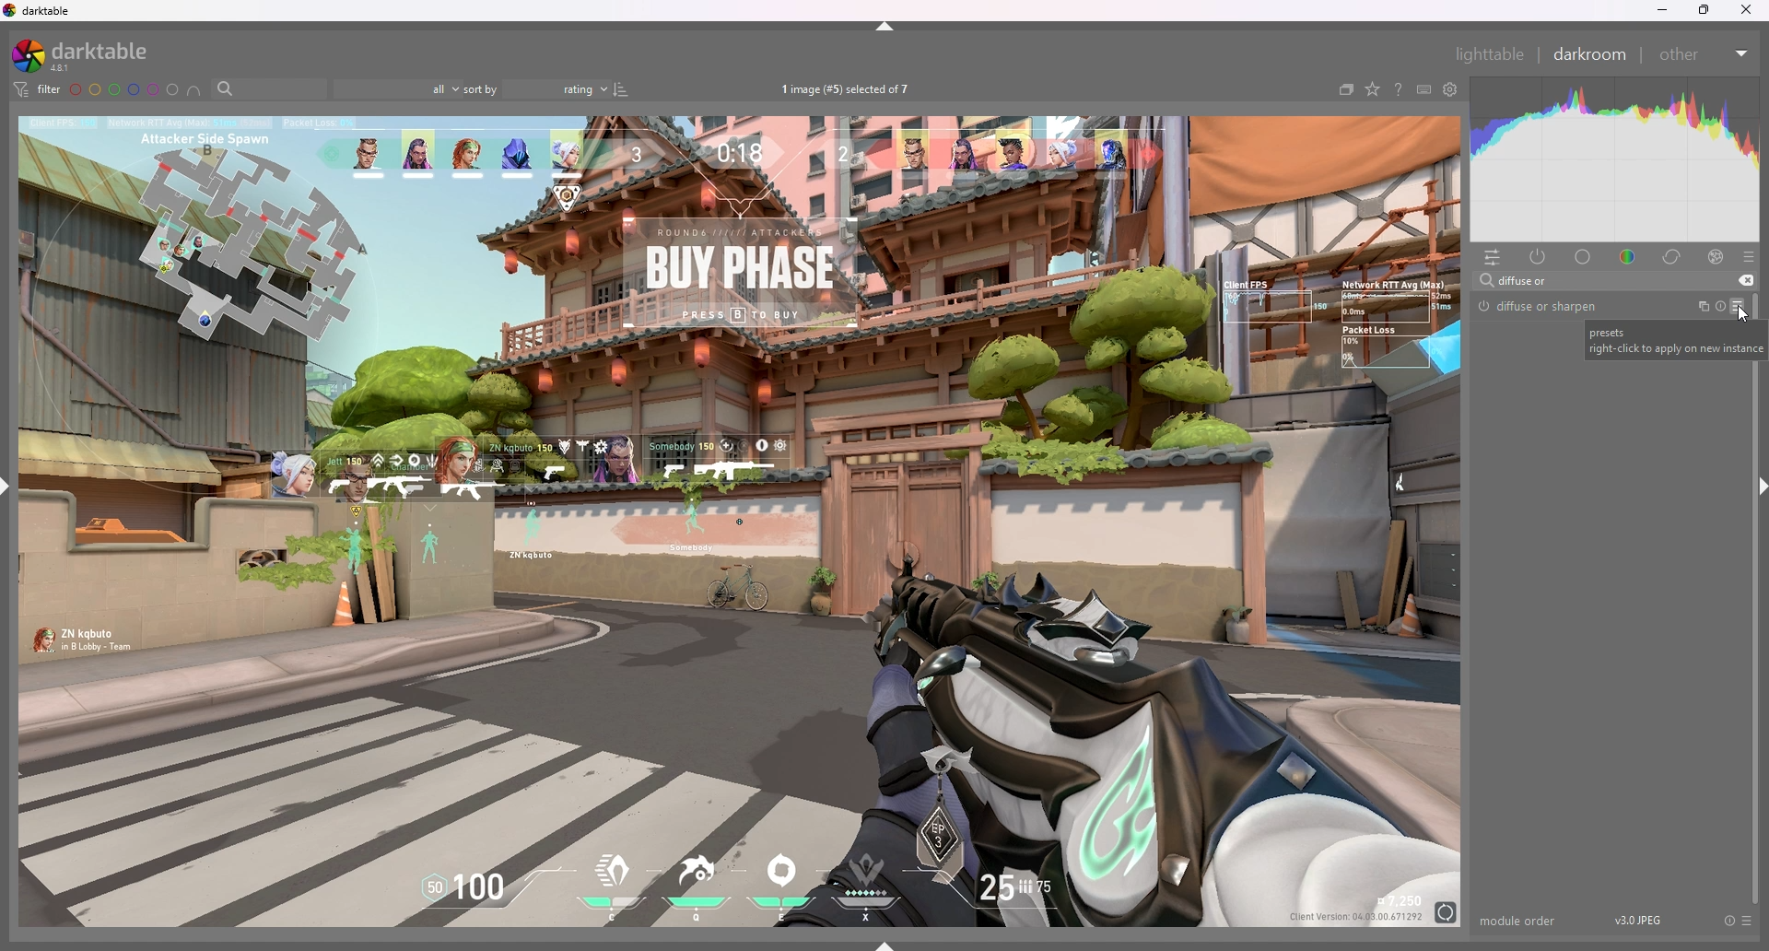 This screenshot has width=1769, height=951. What do you see at coordinates (1492, 53) in the screenshot?
I see `lighttable` at bounding box center [1492, 53].